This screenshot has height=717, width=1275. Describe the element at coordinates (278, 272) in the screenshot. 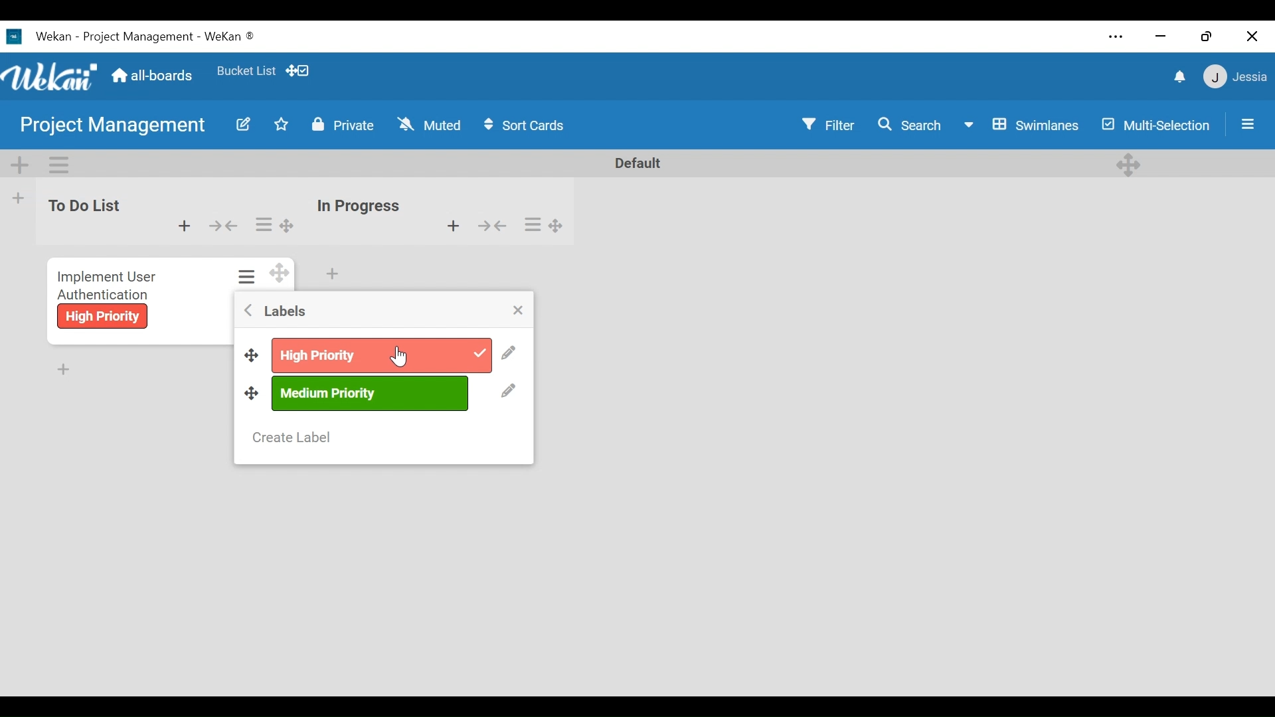

I see `desktop drag handles` at that location.